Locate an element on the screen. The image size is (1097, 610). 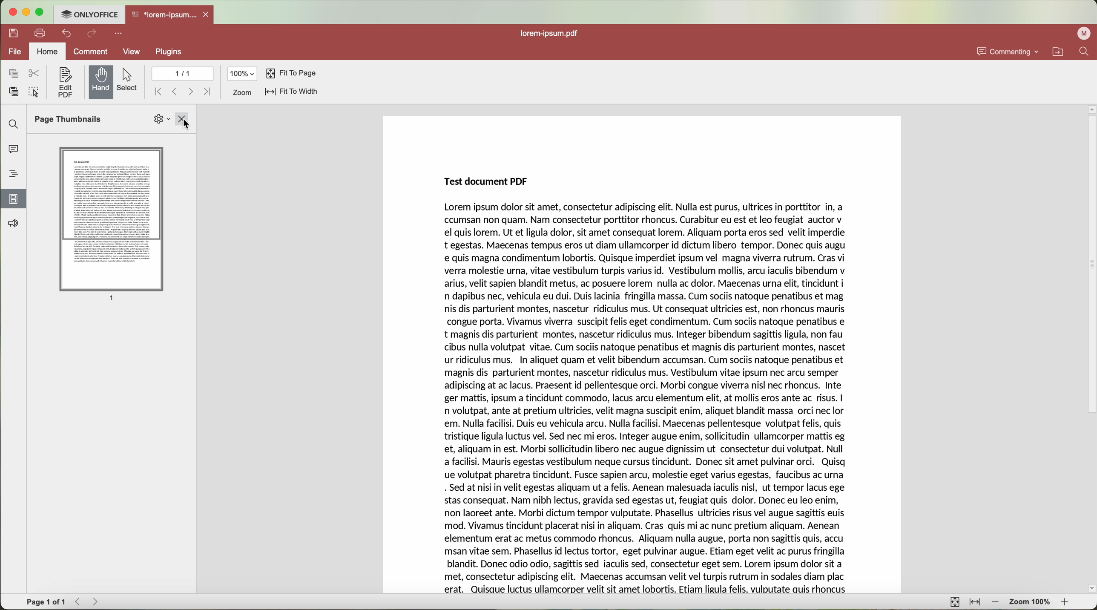
redo is located at coordinates (92, 35).